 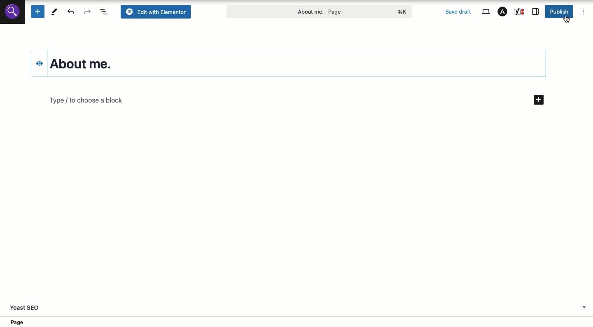 I want to click on Document overview, so click(x=105, y=12).